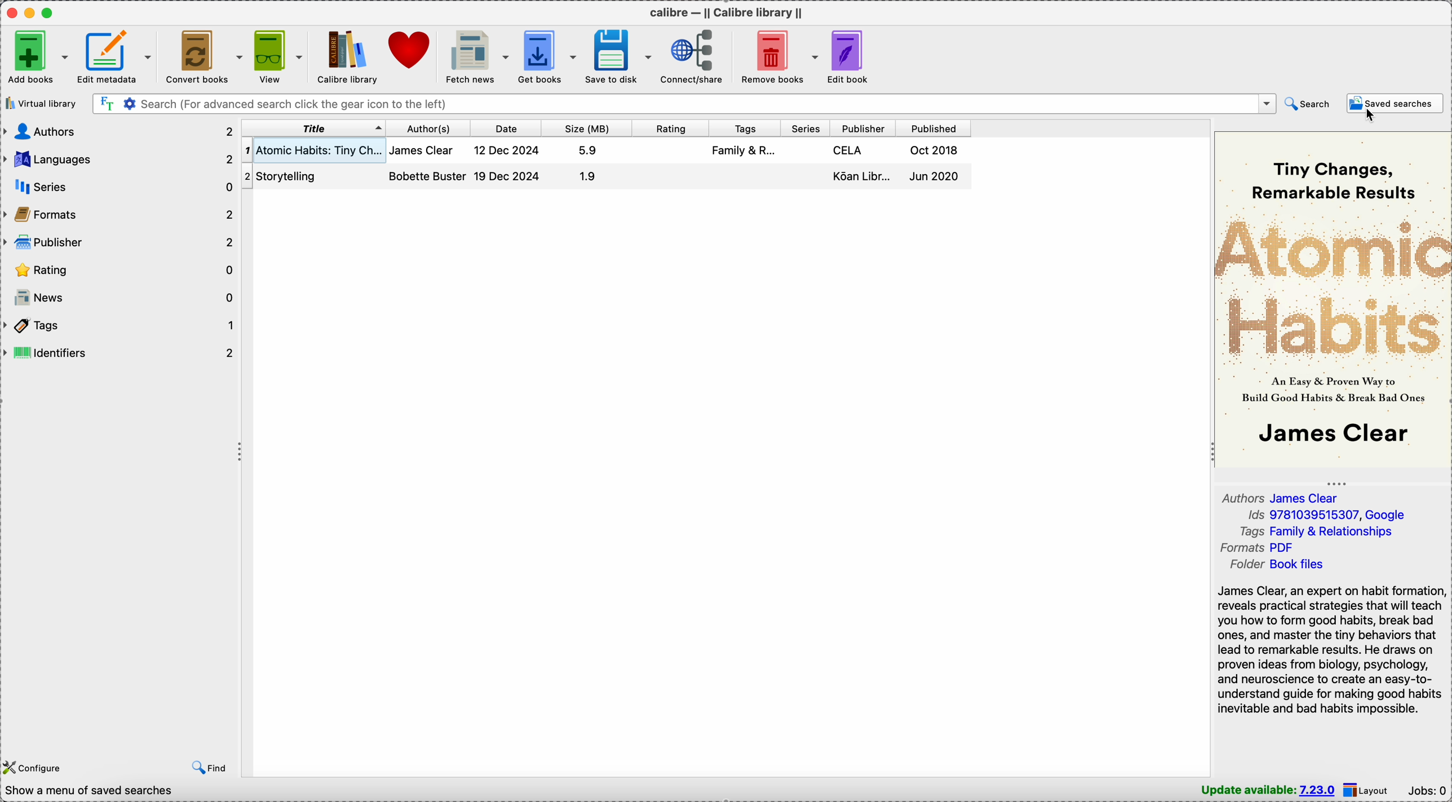  What do you see at coordinates (312, 149) in the screenshot?
I see `atomic habits` at bounding box center [312, 149].